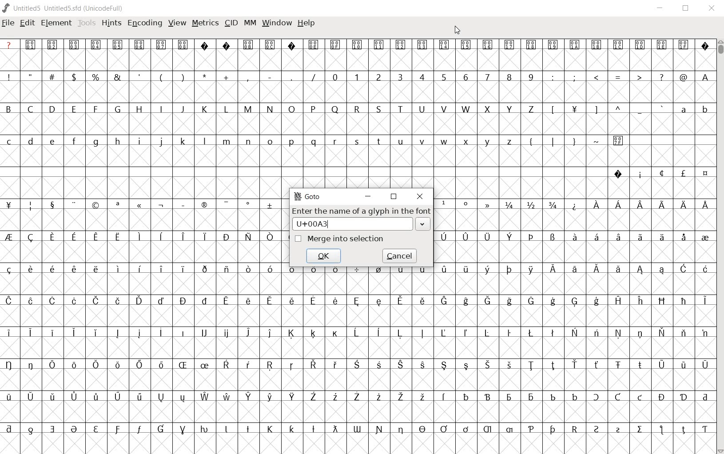  What do you see at coordinates (618, 174) in the screenshot?
I see `Symbol` at bounding box center [618, 174].